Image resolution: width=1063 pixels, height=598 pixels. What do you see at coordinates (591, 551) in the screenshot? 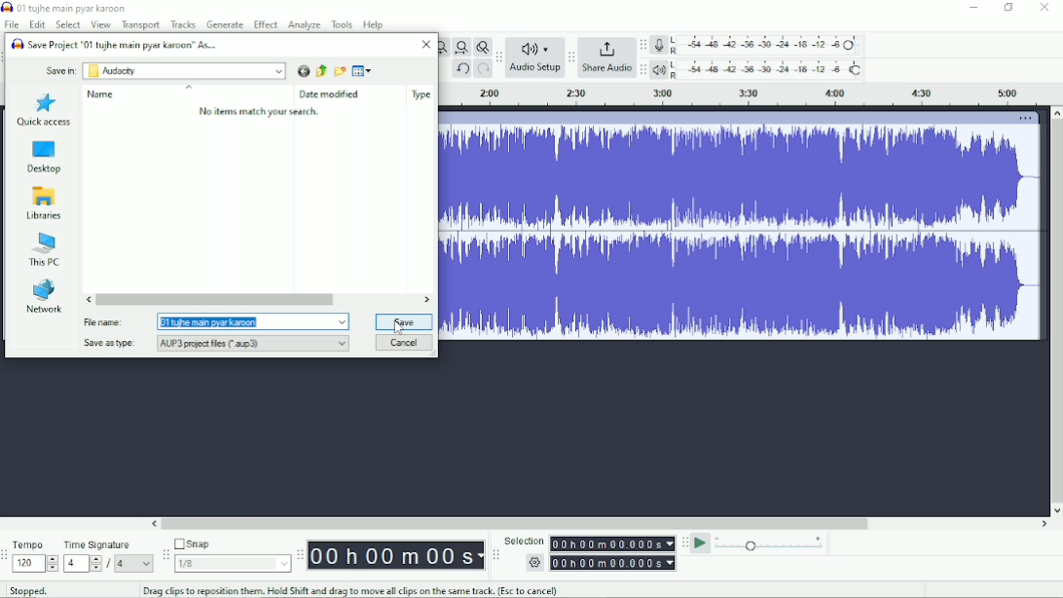
I see `Selection` at bounding box center [591, 551].